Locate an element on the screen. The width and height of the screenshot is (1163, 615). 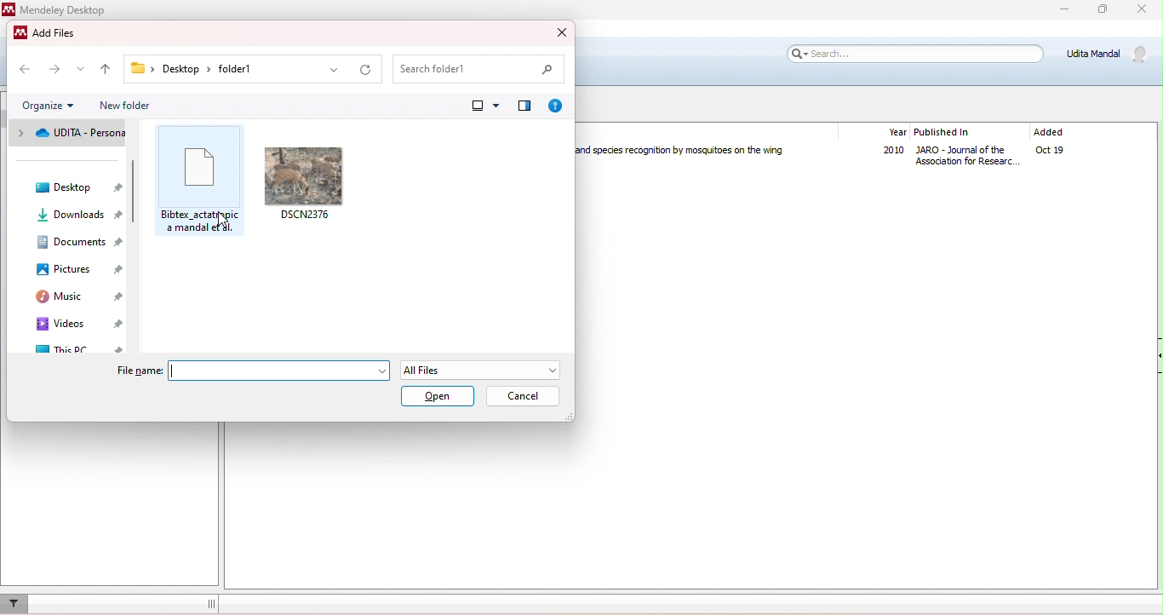
oct19 is located at coordinates (1049, 152).